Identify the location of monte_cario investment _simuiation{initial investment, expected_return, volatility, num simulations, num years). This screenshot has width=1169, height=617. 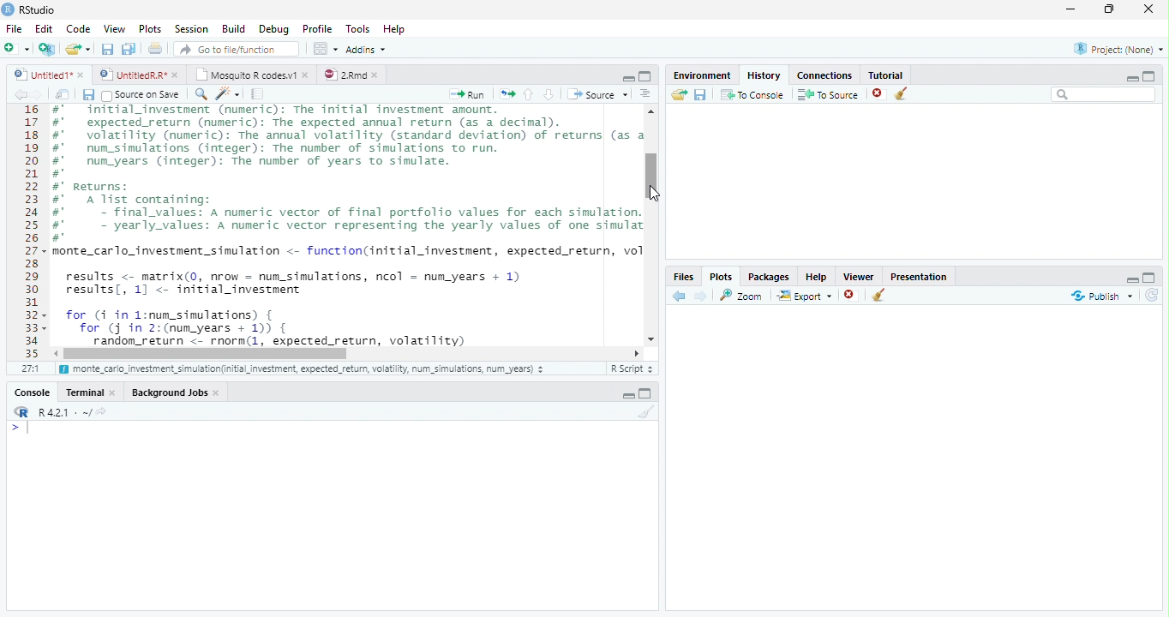
(303, 370).